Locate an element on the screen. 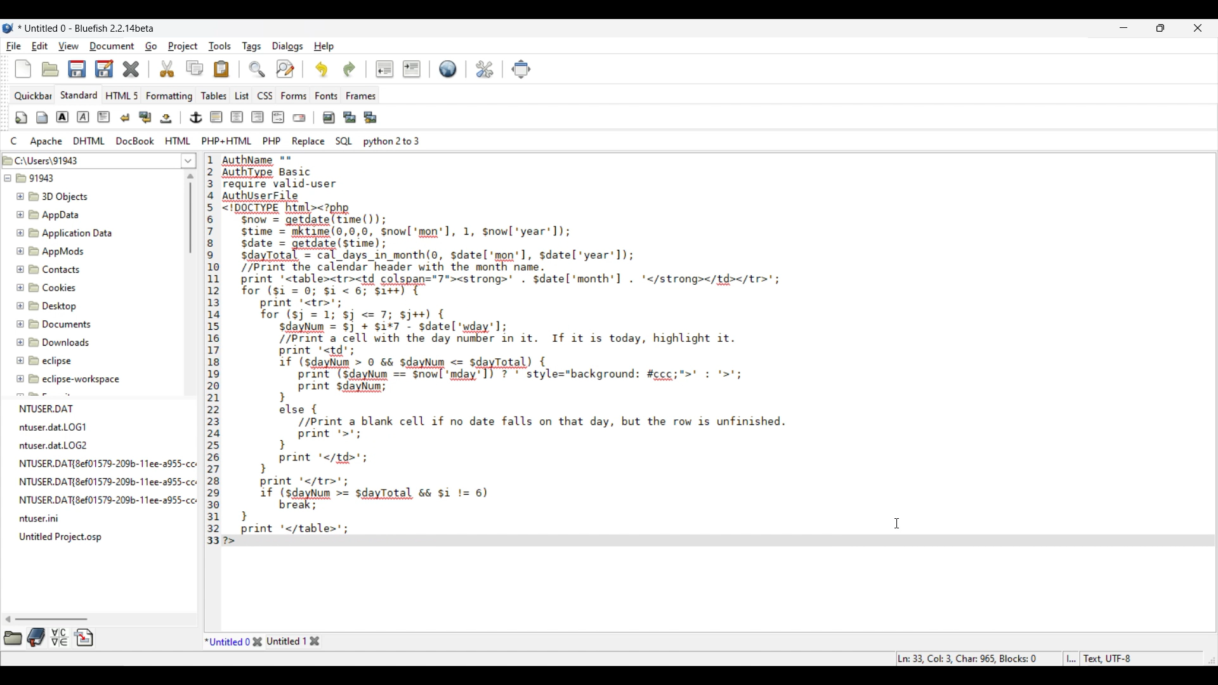 This screenshot has height=685, width=1218. File explorer is located at coordinates (91, 346).